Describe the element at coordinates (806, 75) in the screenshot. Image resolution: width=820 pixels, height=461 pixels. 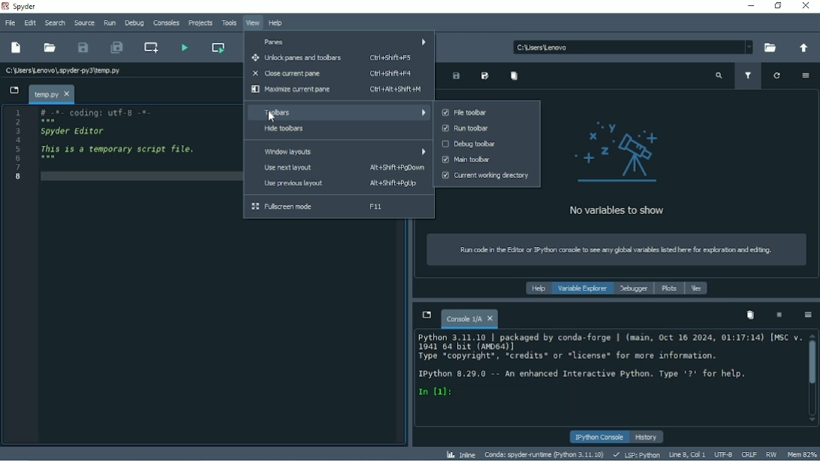
I see `Options` at that location.